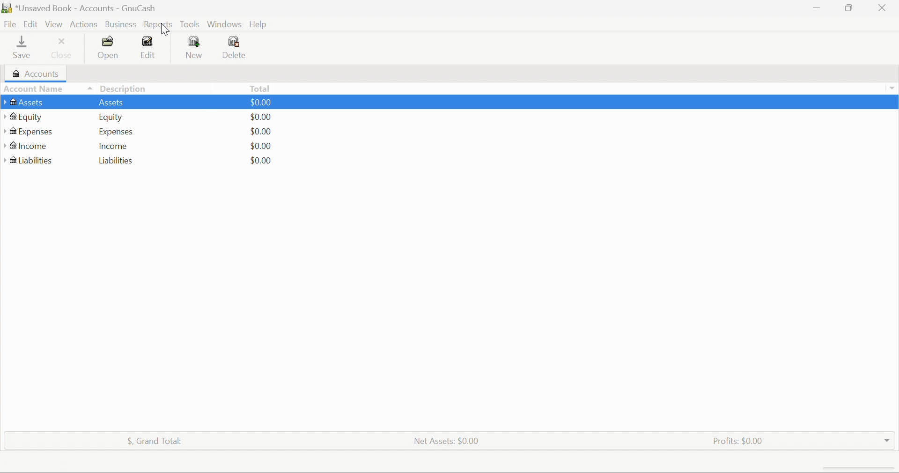 This screenshot has height=473, width=899. What do you see at coordinates (260, 102) in the screenshot?
I see `$0.00` at bounding box center [260, 102].